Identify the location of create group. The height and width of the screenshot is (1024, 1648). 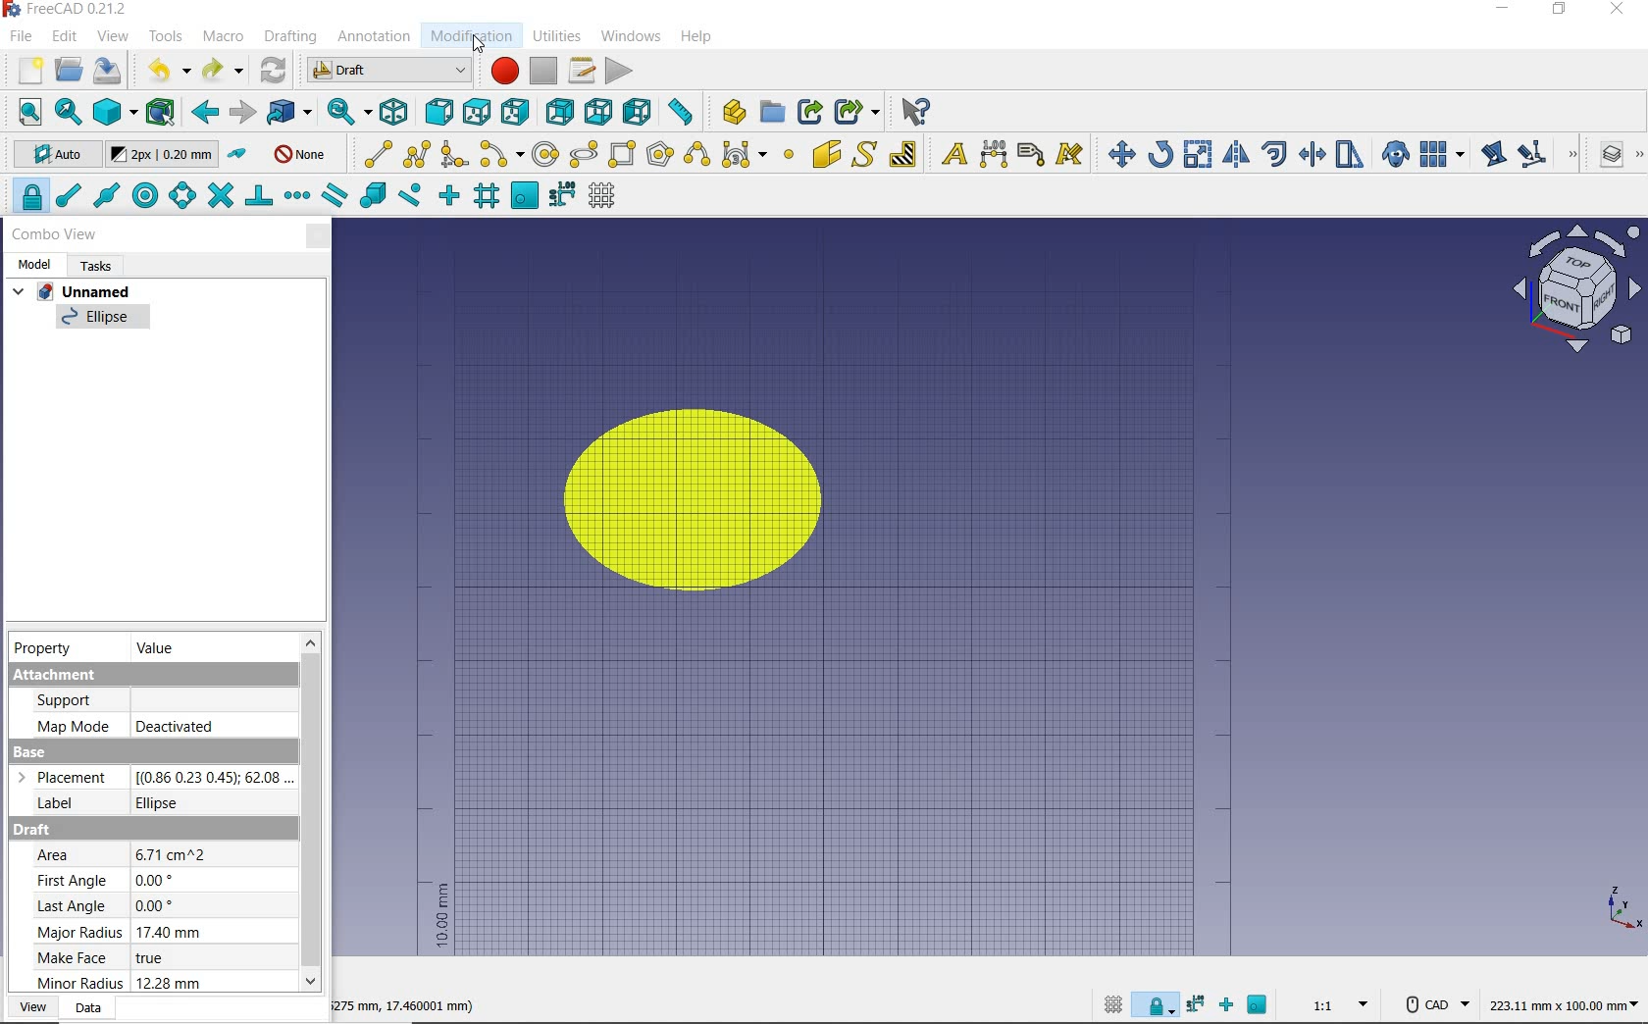
(773, 113).